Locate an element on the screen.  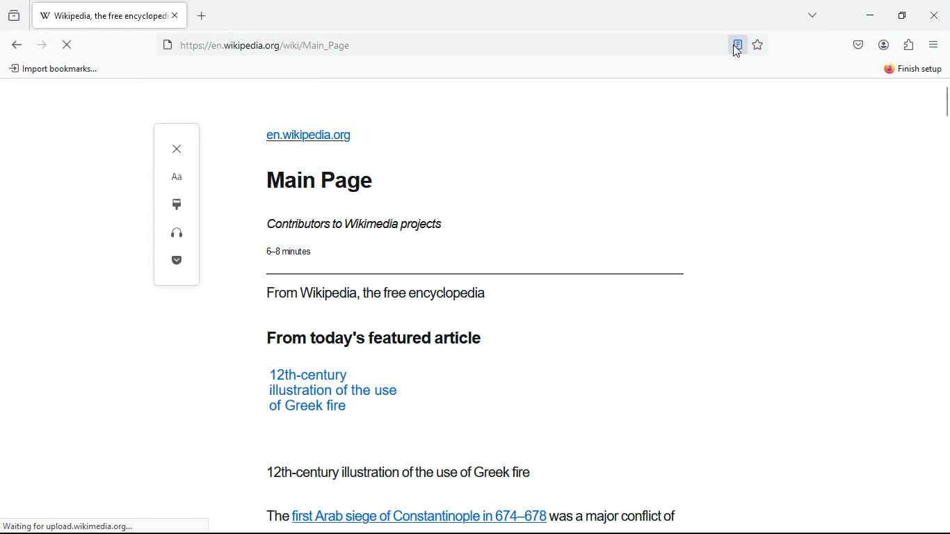
finish setup is located at coordinates (910, 68).